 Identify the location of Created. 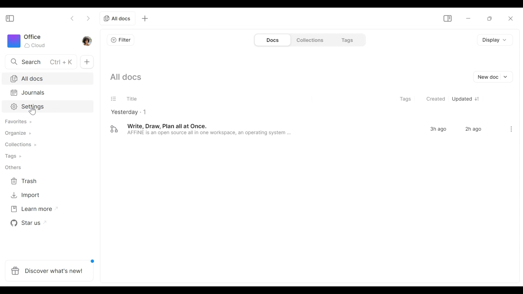
(436, 100).